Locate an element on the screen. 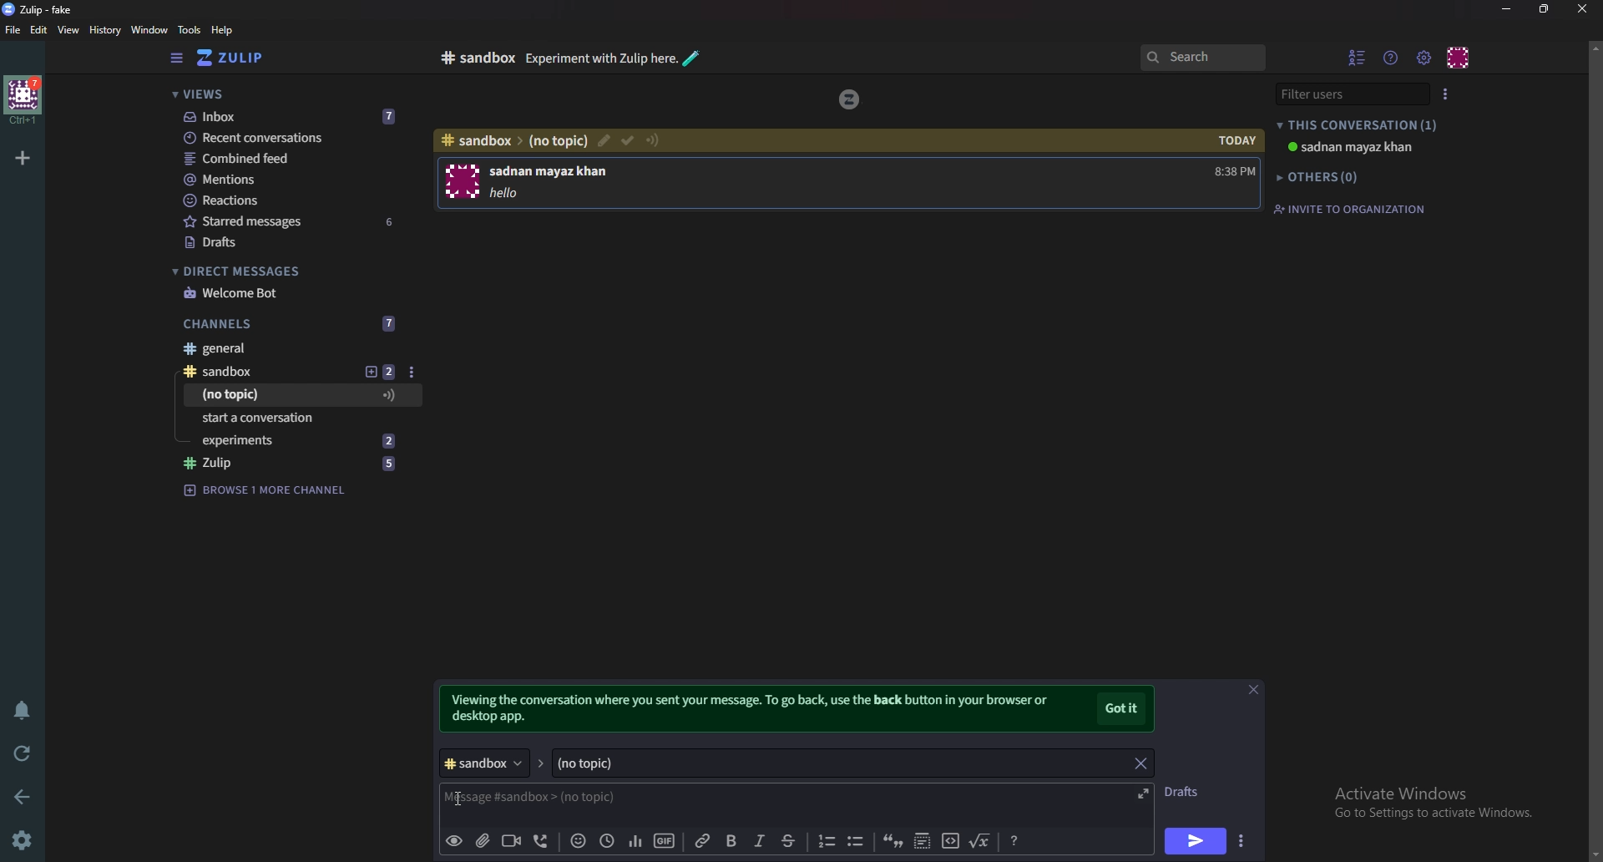  settings is located at coordinates (24, 841).